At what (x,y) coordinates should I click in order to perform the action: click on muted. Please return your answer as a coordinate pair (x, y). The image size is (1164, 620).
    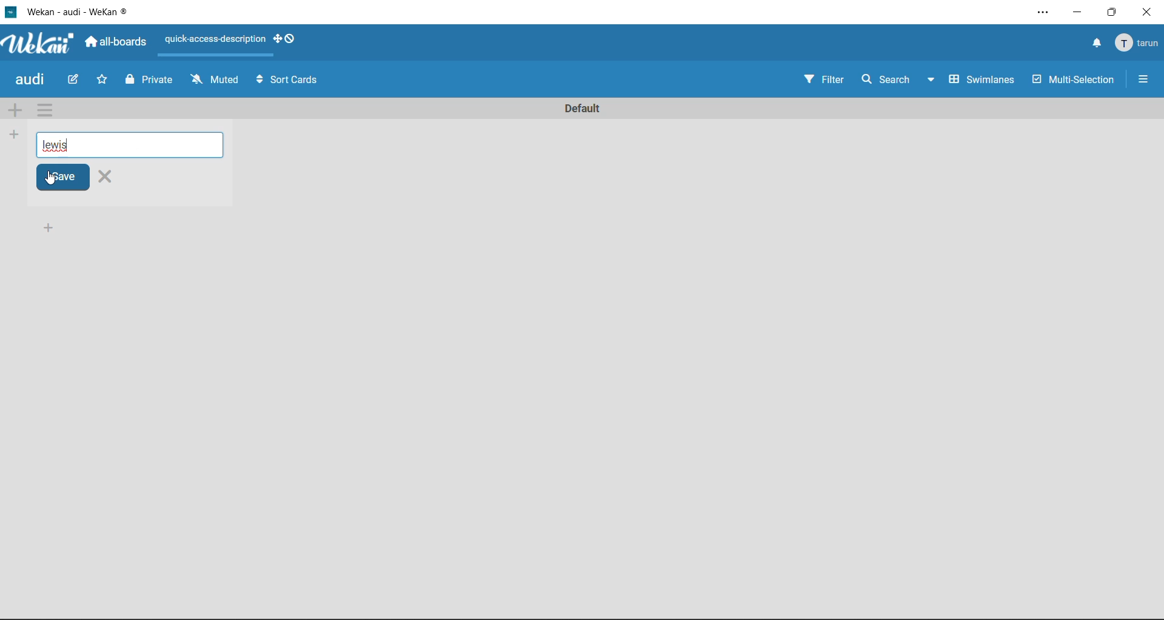
    Looking at the image, I should click on (215, 80).